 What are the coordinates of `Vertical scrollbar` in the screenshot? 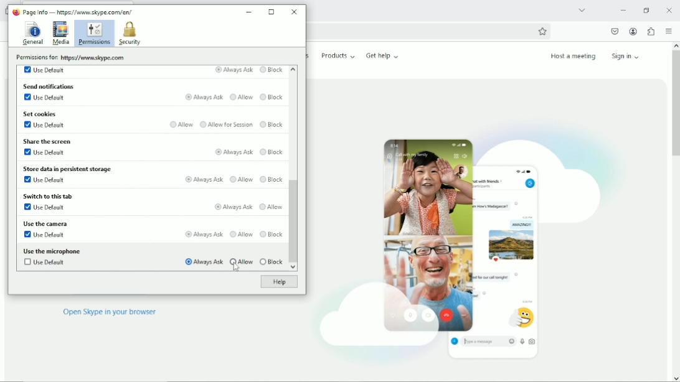 It's located at (293, 221).